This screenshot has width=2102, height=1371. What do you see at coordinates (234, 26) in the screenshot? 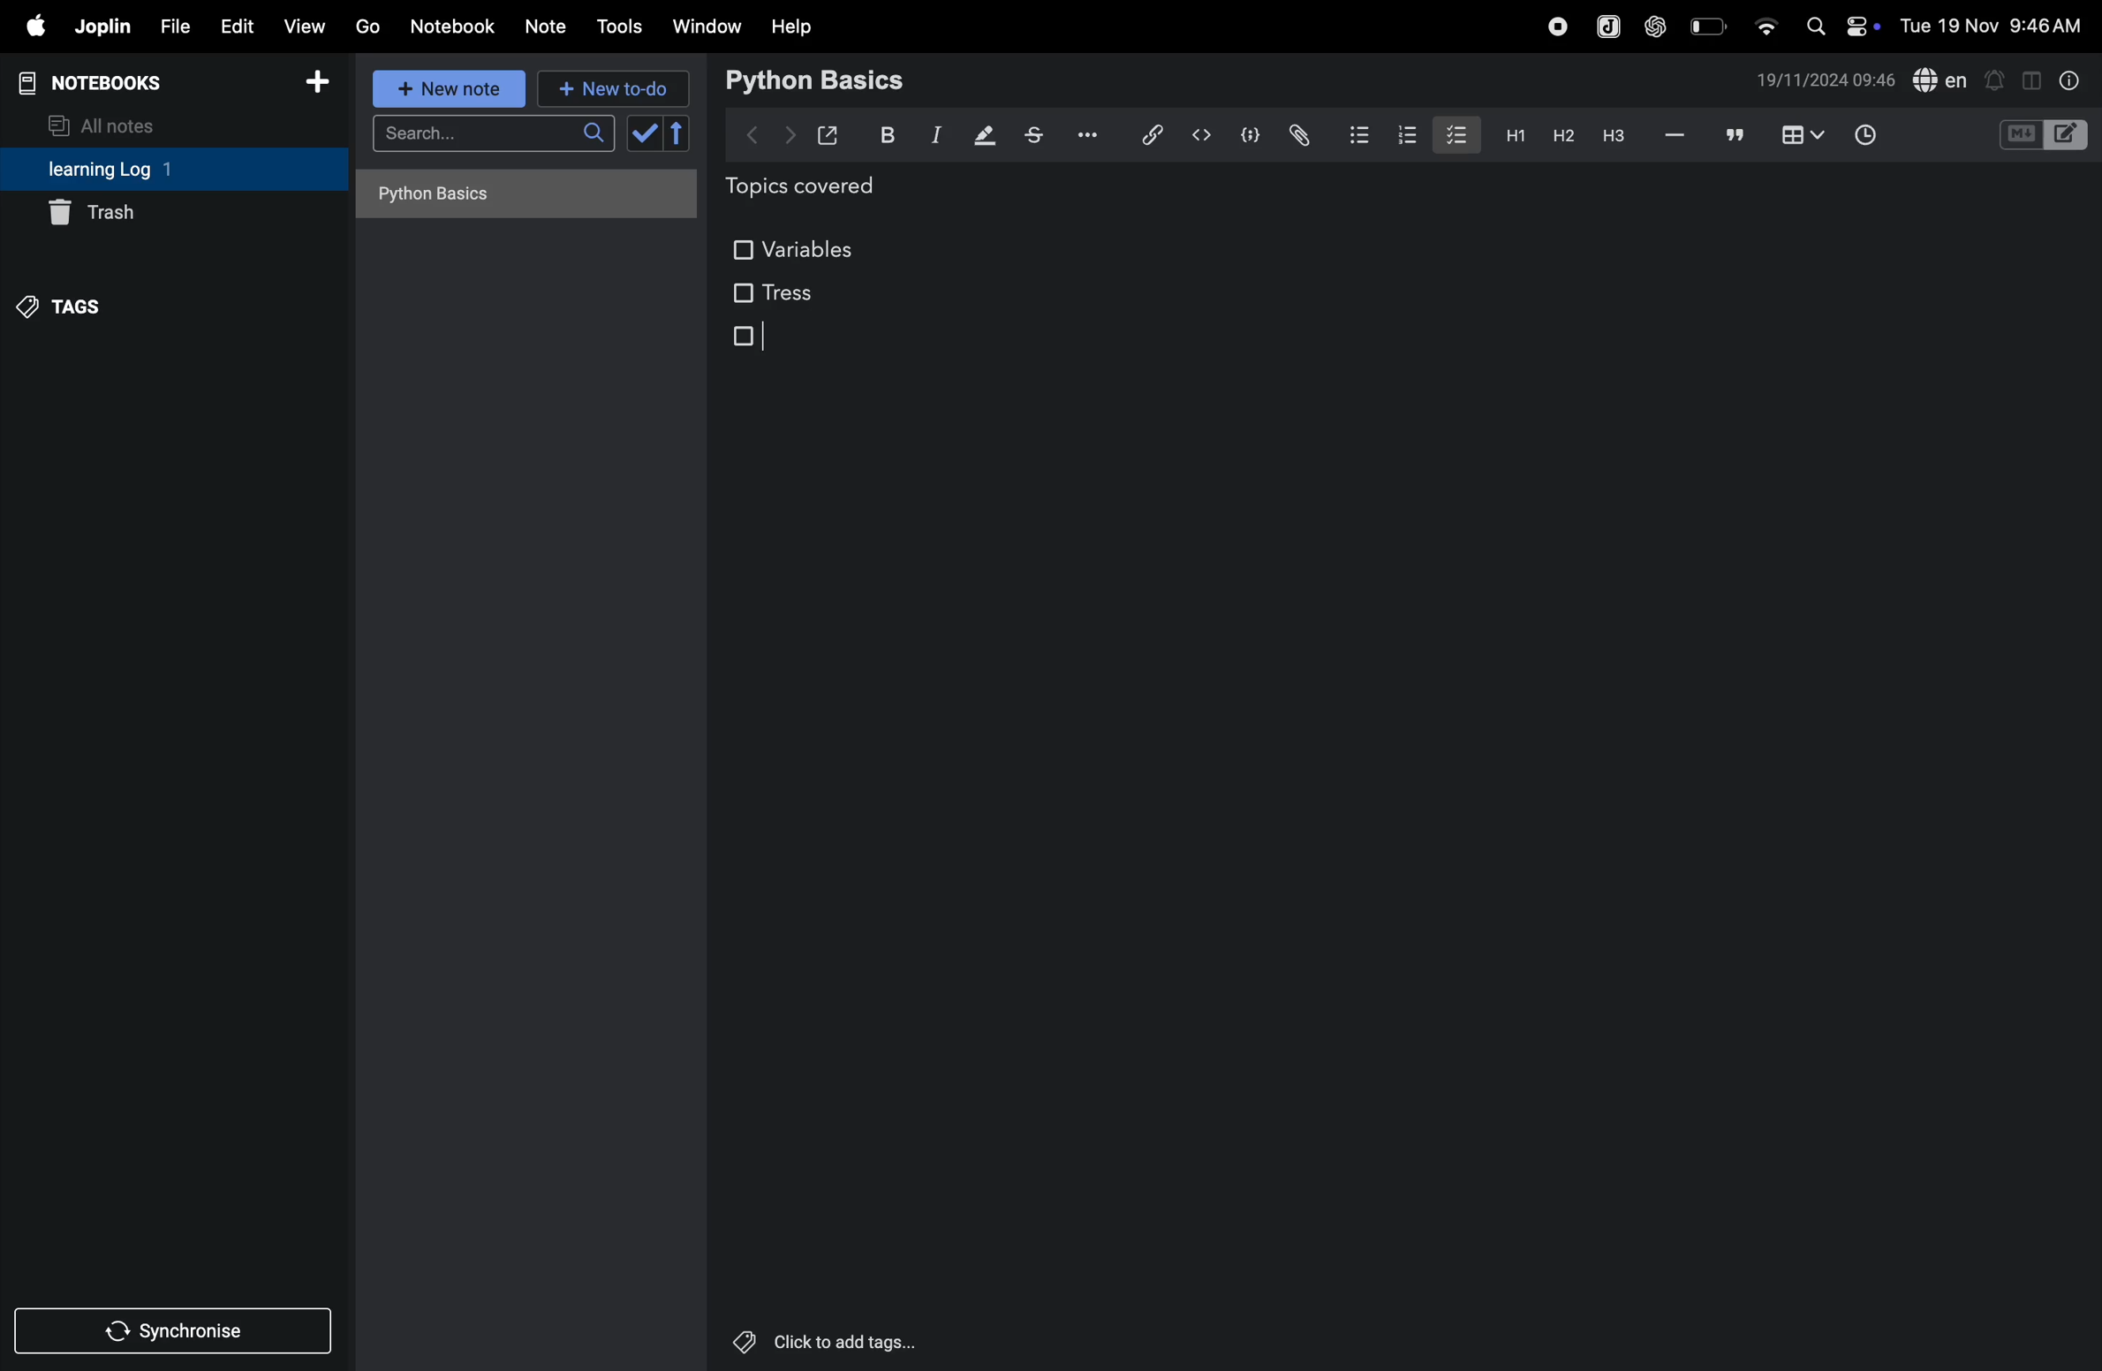
I see `edit` at bounding box center [234, 26].